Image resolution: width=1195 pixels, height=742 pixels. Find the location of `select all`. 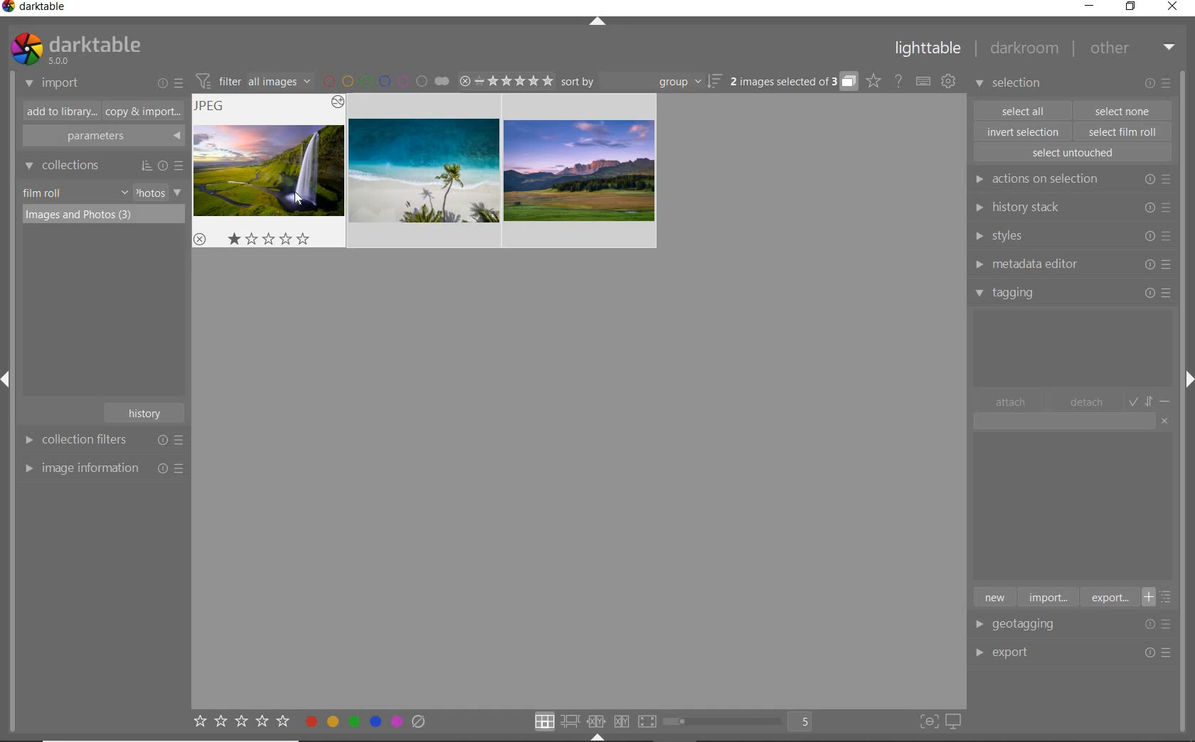

select all is located at coordinates (1023, 109).